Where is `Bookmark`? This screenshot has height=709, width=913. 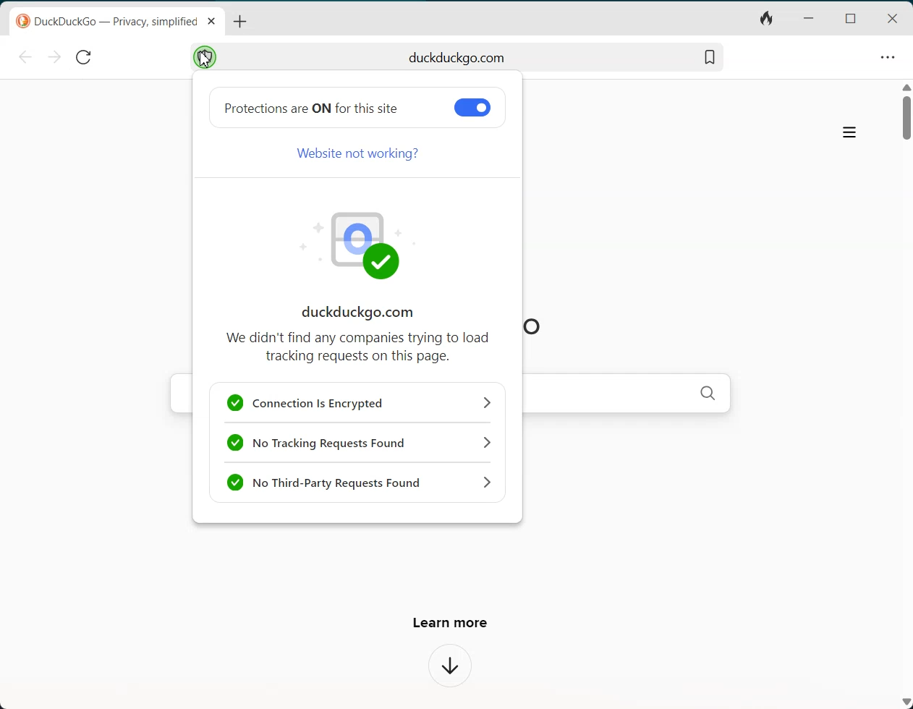
Bookmark is located at coordinates (709, 56).